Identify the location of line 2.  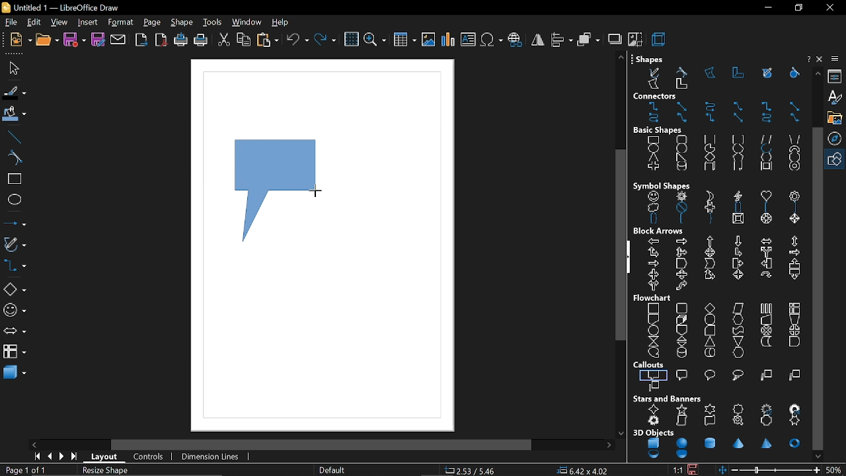
(795, 376).